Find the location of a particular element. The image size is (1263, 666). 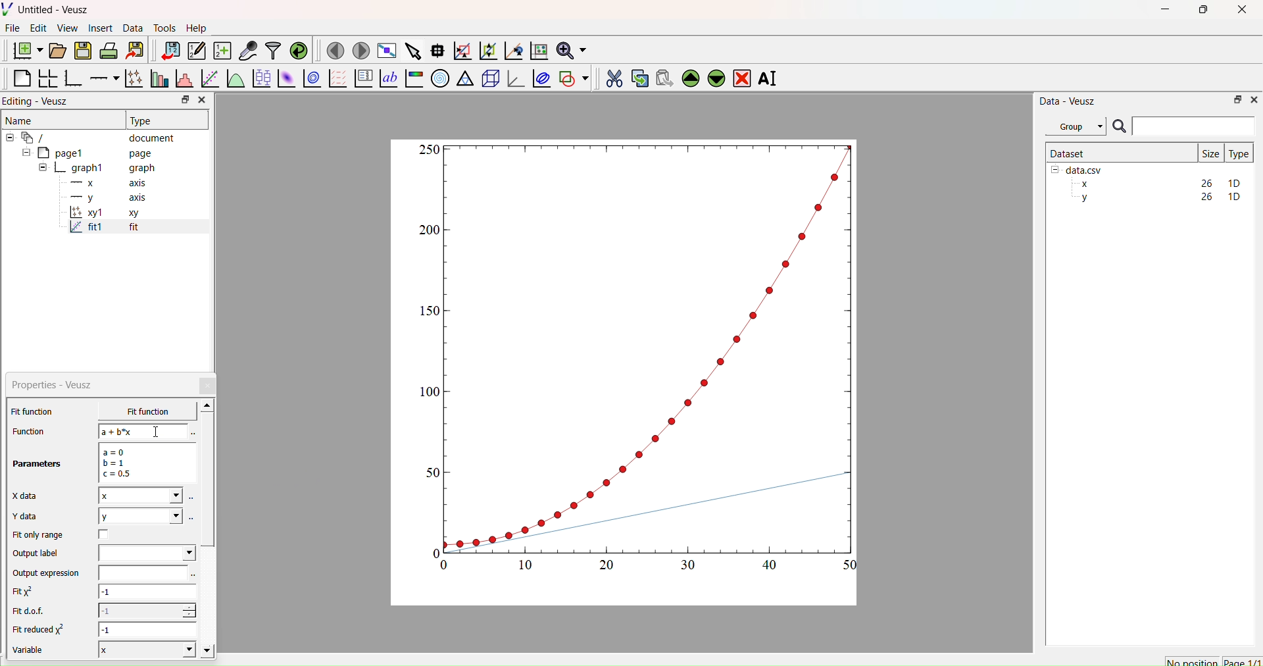

Search is located at coordinates (1119, 127).